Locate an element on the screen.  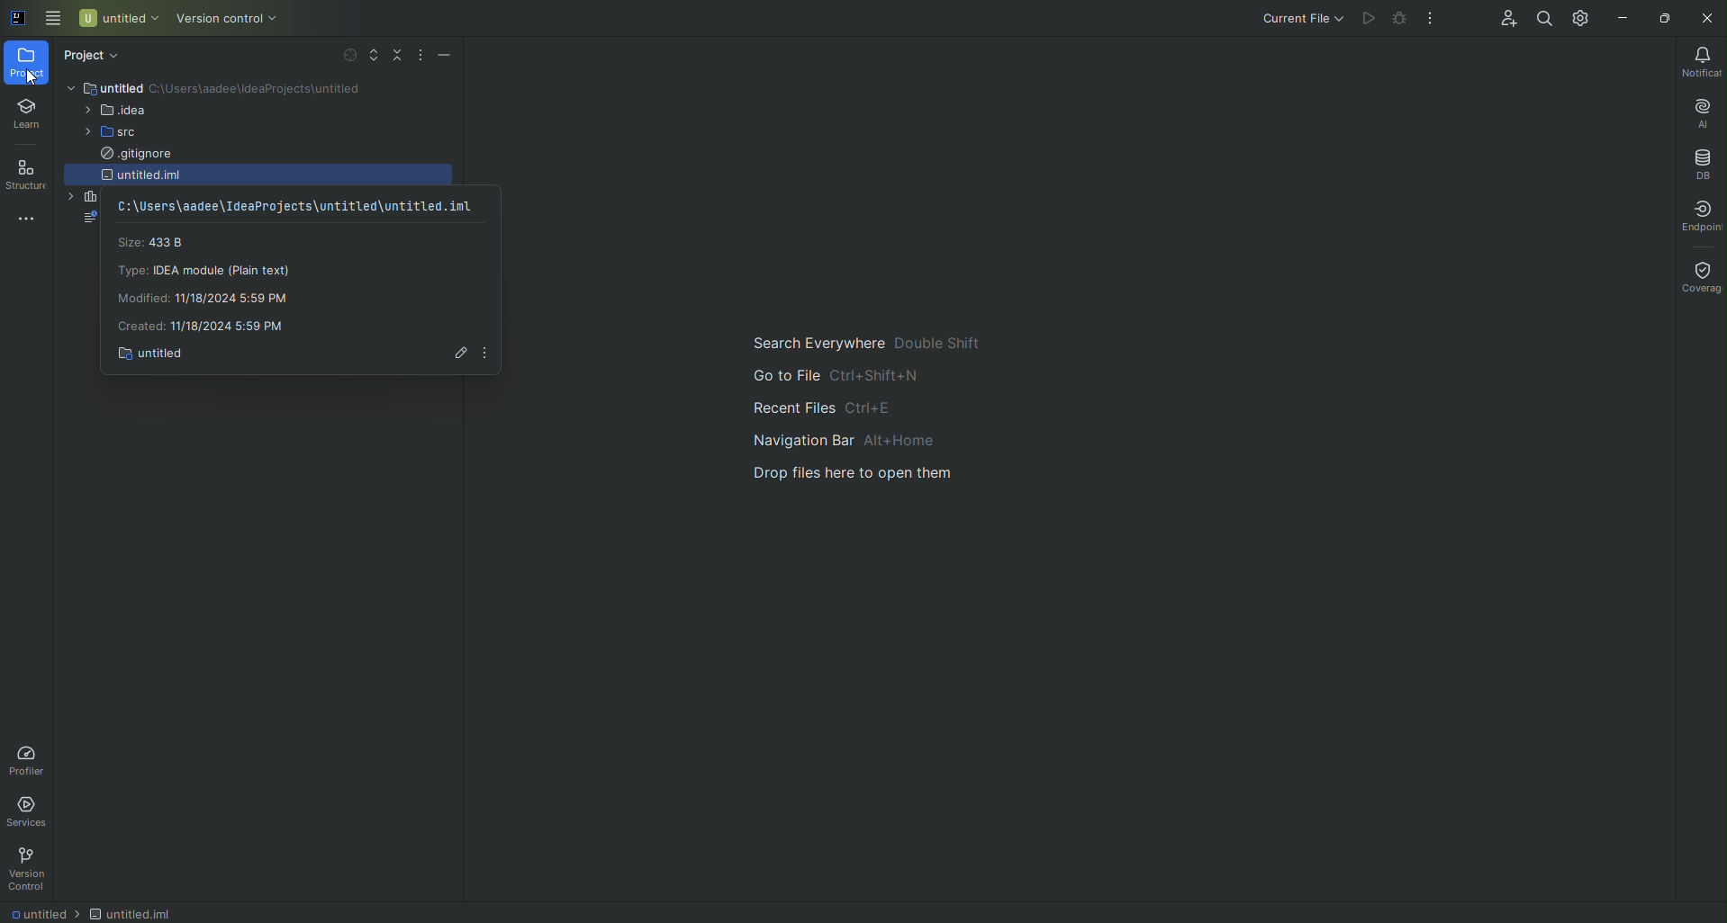
Learn is located at coordinates (25, 115).